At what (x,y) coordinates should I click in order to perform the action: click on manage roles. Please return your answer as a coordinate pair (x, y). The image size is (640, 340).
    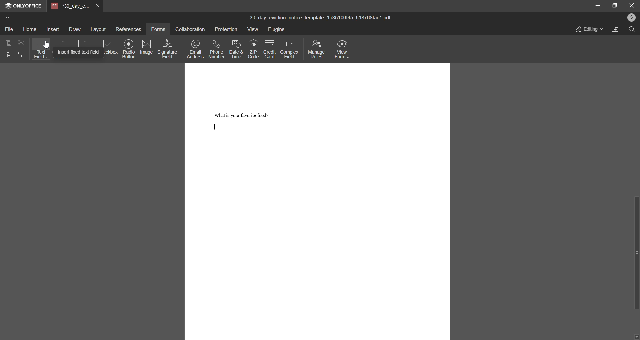
    Looking at the image, I should click on (315, 50).